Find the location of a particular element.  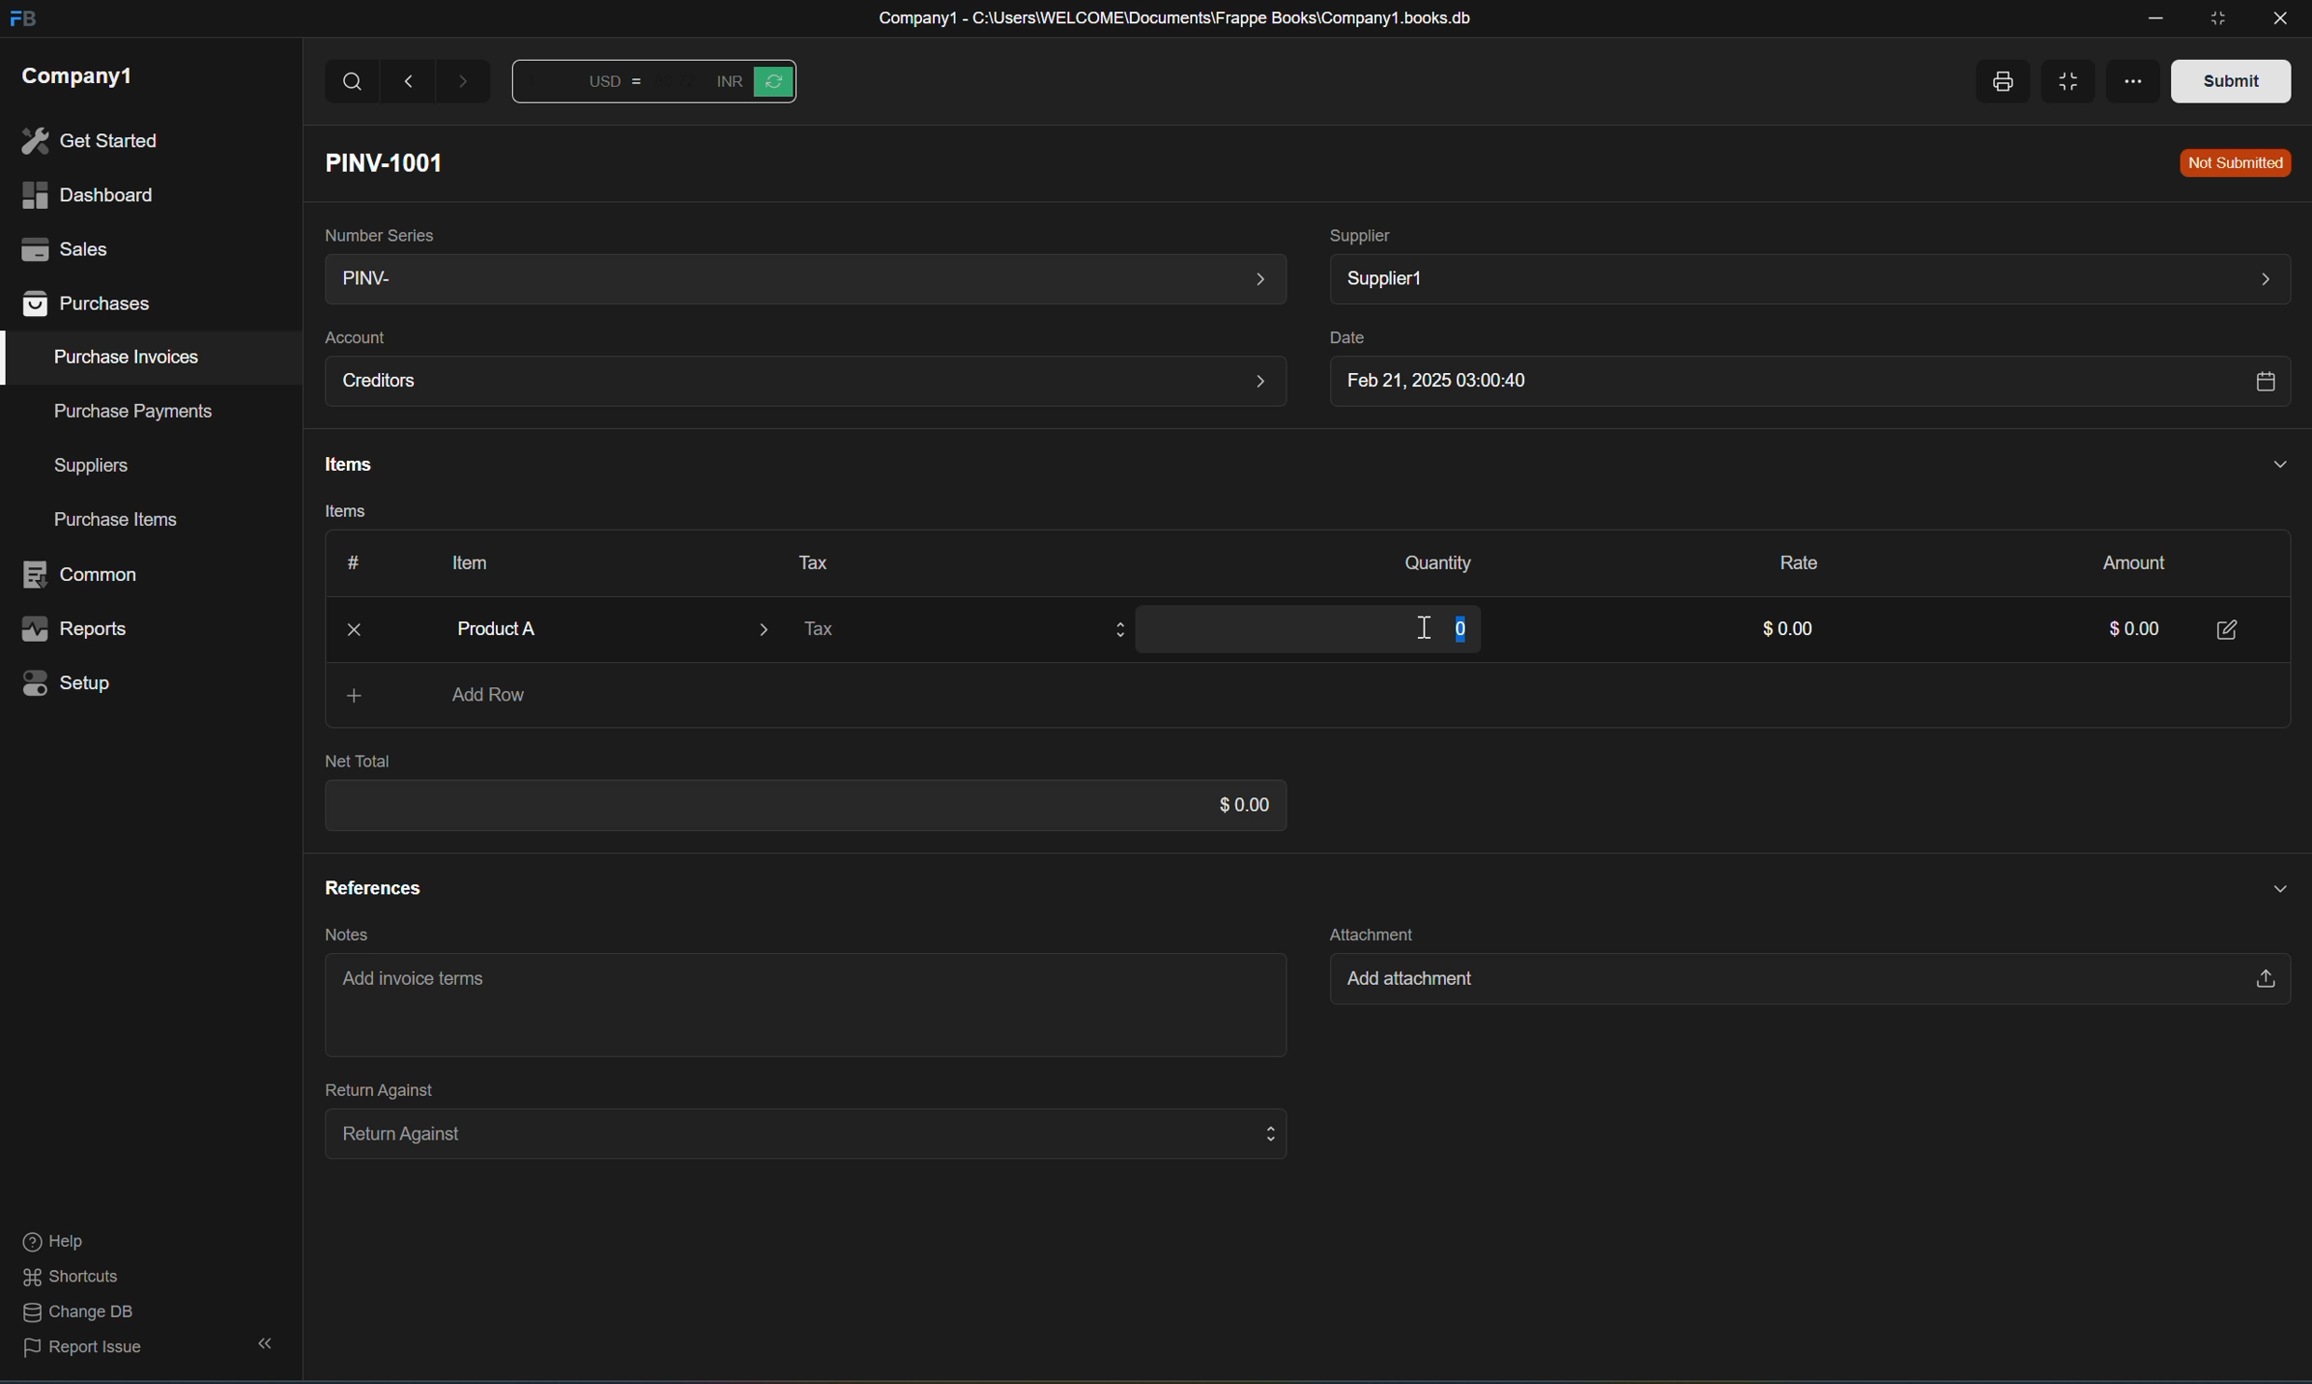

Hide is located at coordinates (2275, 463).